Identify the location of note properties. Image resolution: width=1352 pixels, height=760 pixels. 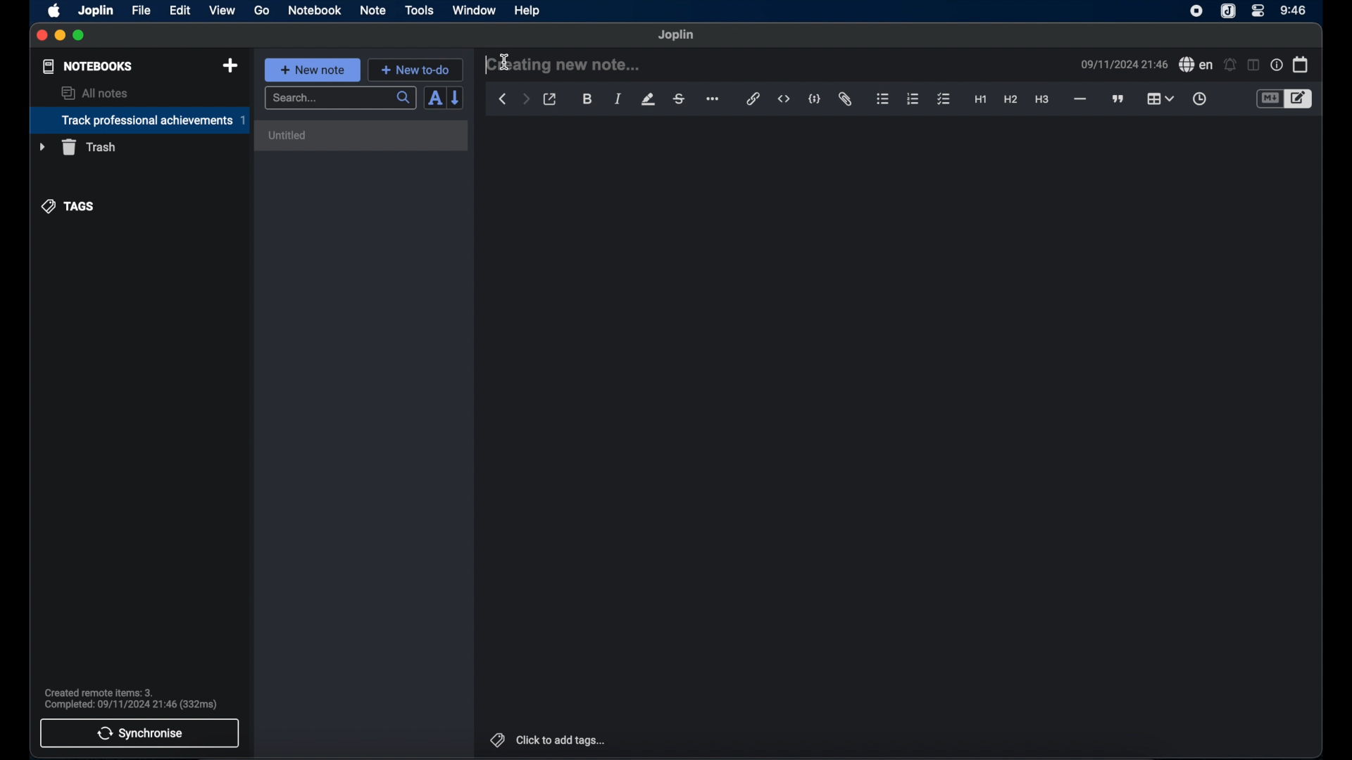
(1276, 65).